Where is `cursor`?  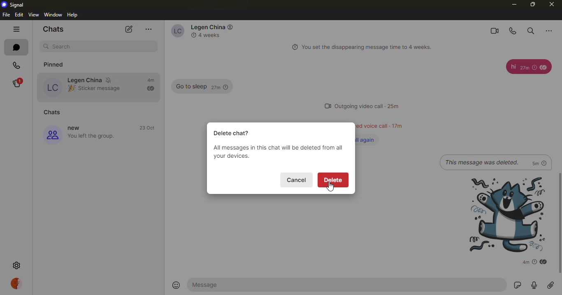 cursor is located at coordinates (331, 187).